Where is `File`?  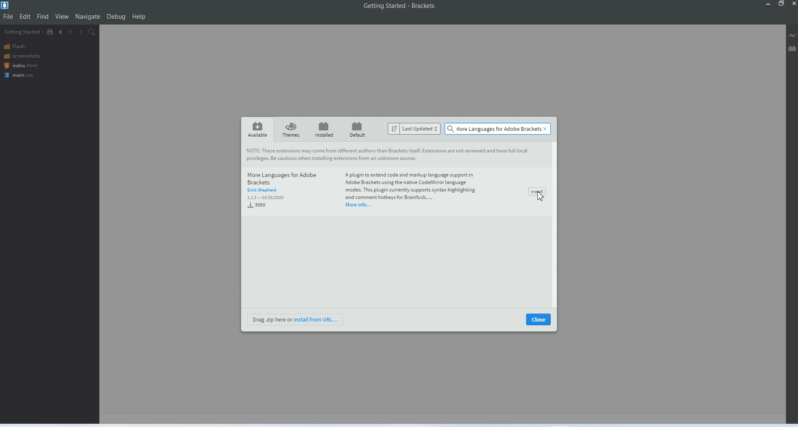 File is located at coordinates (8, 17).